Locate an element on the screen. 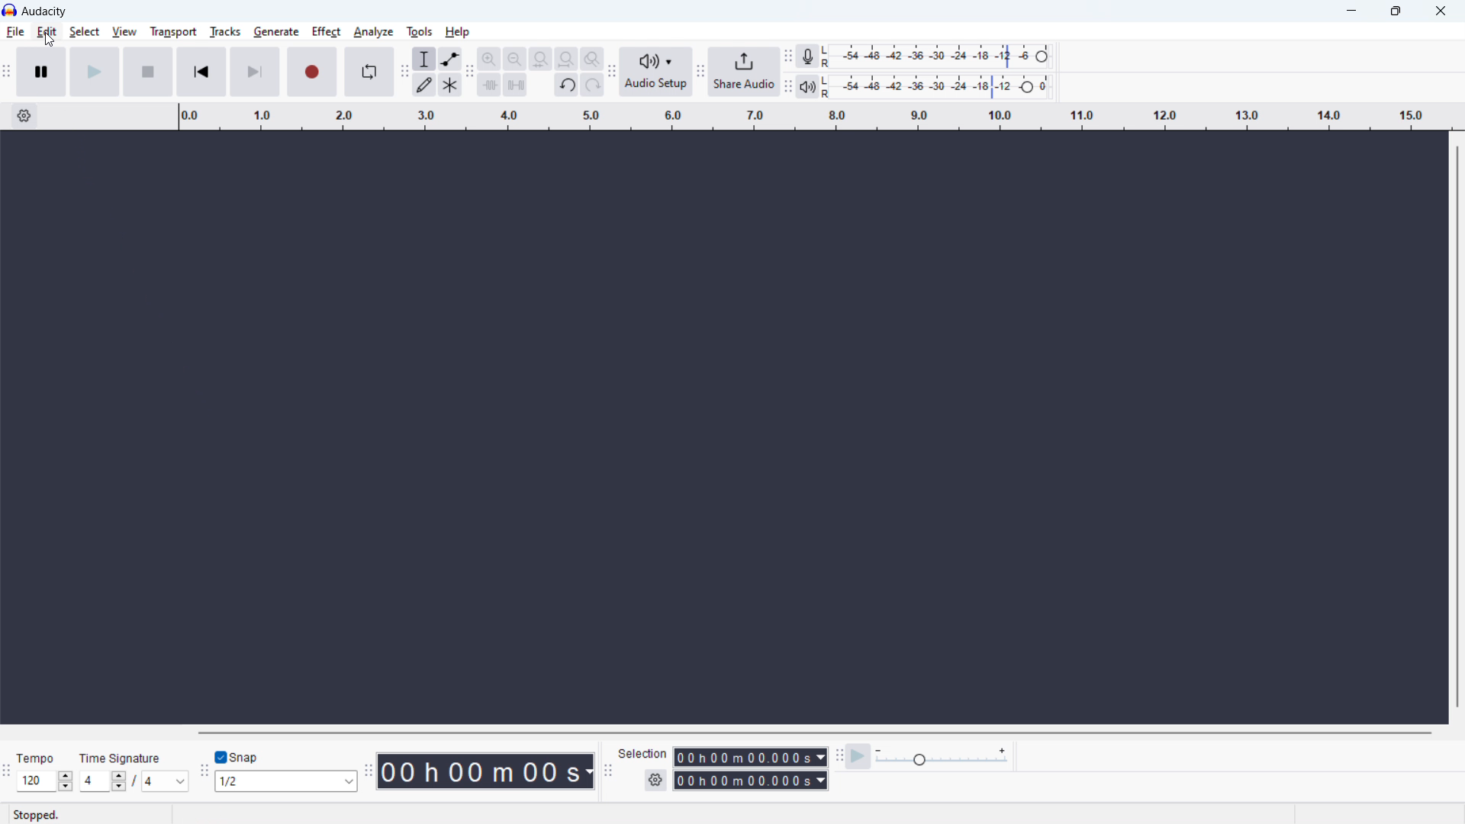 This screenshot has height=824, width=1465. play at speed is located at coordinates (858, 757).